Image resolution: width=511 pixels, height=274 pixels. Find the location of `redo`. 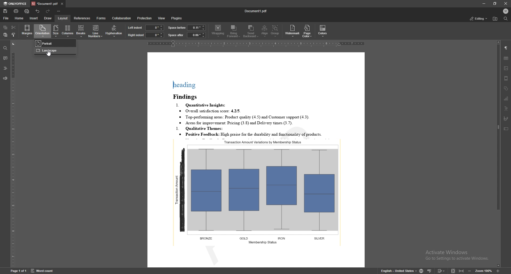

redo is located at coordinates (47, 11).